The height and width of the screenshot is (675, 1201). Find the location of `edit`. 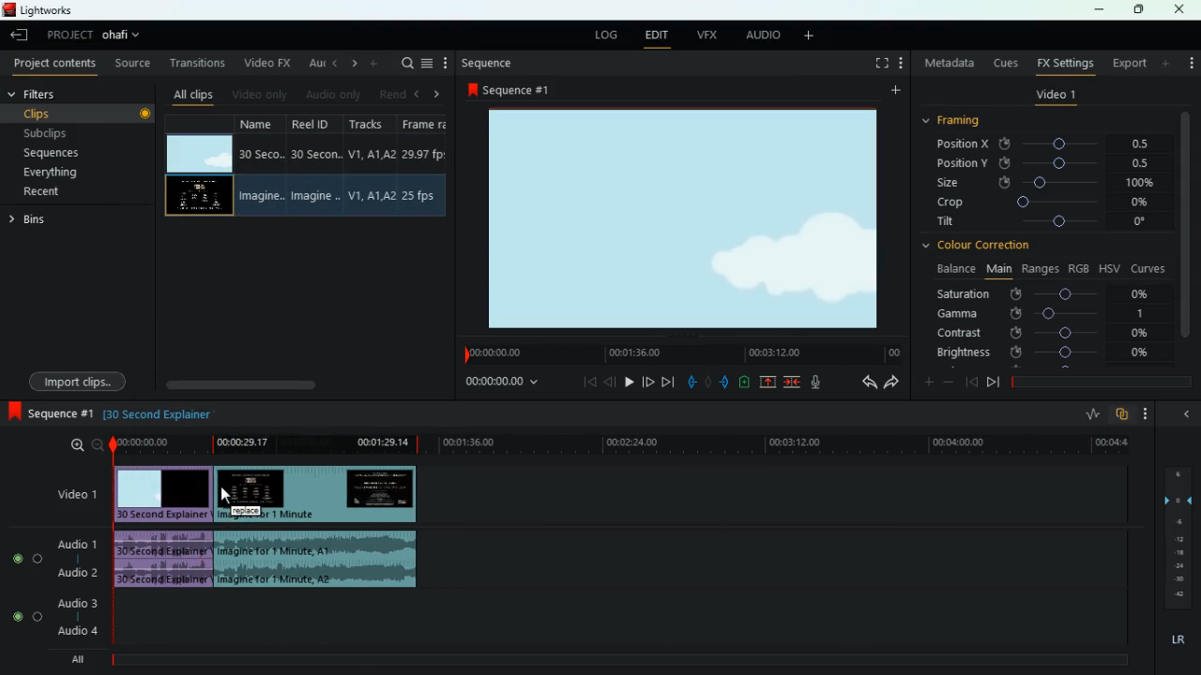

edit is located at coordinates (656, 37).